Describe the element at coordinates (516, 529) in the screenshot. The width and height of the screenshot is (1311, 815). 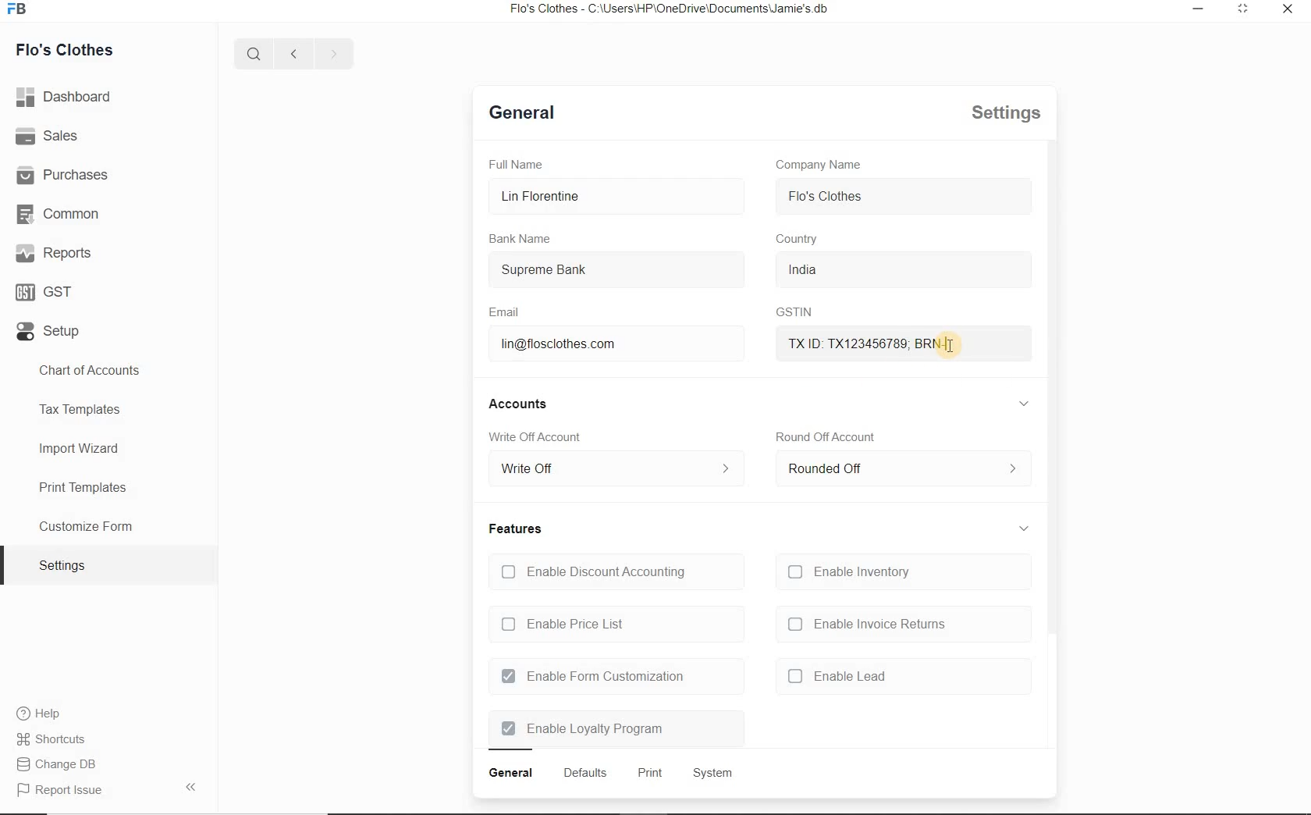
I see `features` at that location.